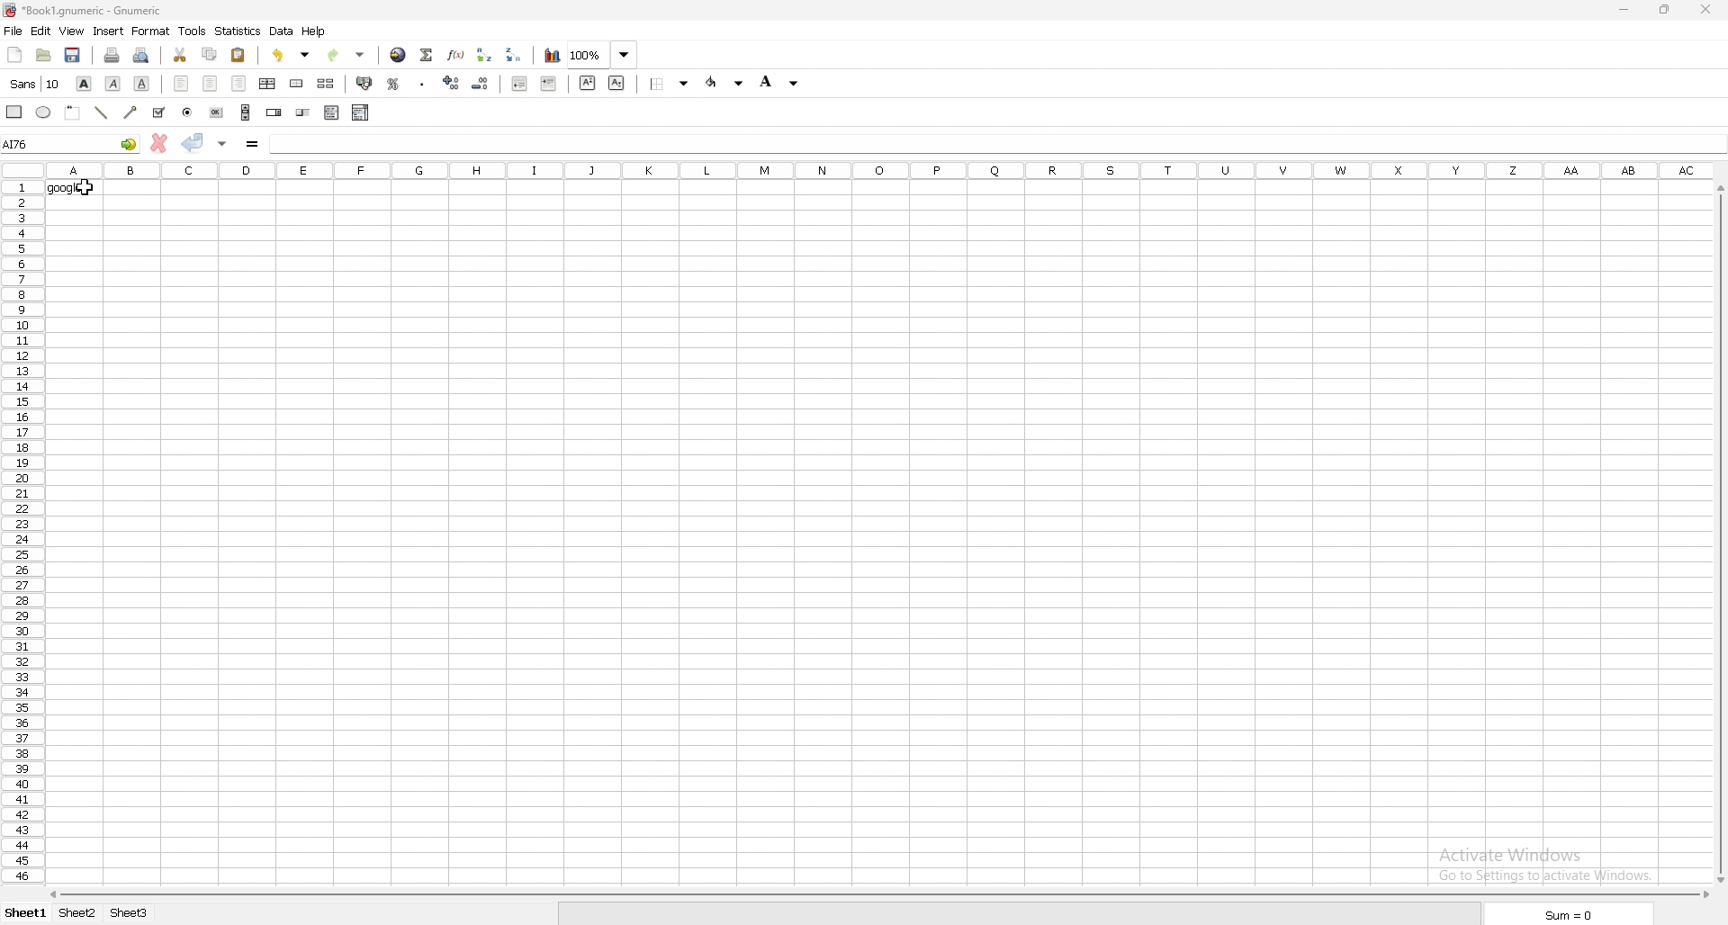 Image resolution: width=1728 pixels, height=925 pixels. I want to click on data, so click(282, 31).